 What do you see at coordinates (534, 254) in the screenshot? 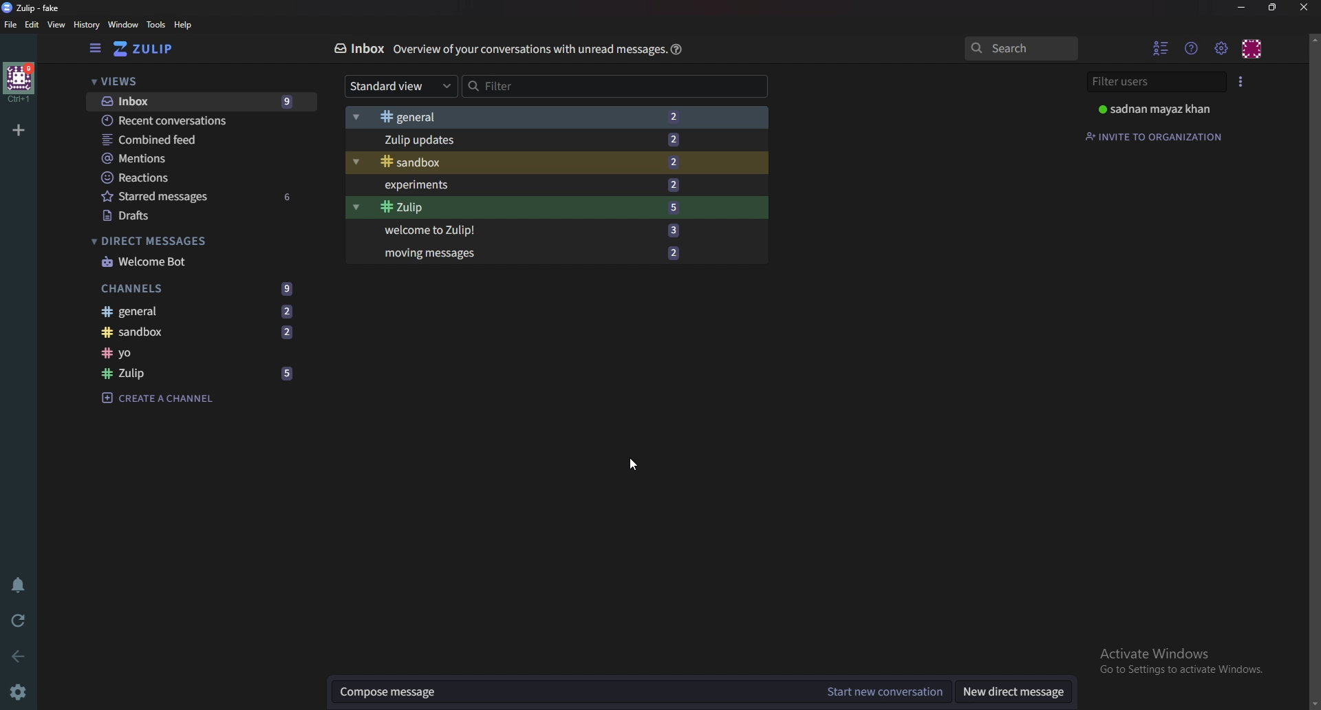
I see `Moving messages` at bounding box center [534, 254].